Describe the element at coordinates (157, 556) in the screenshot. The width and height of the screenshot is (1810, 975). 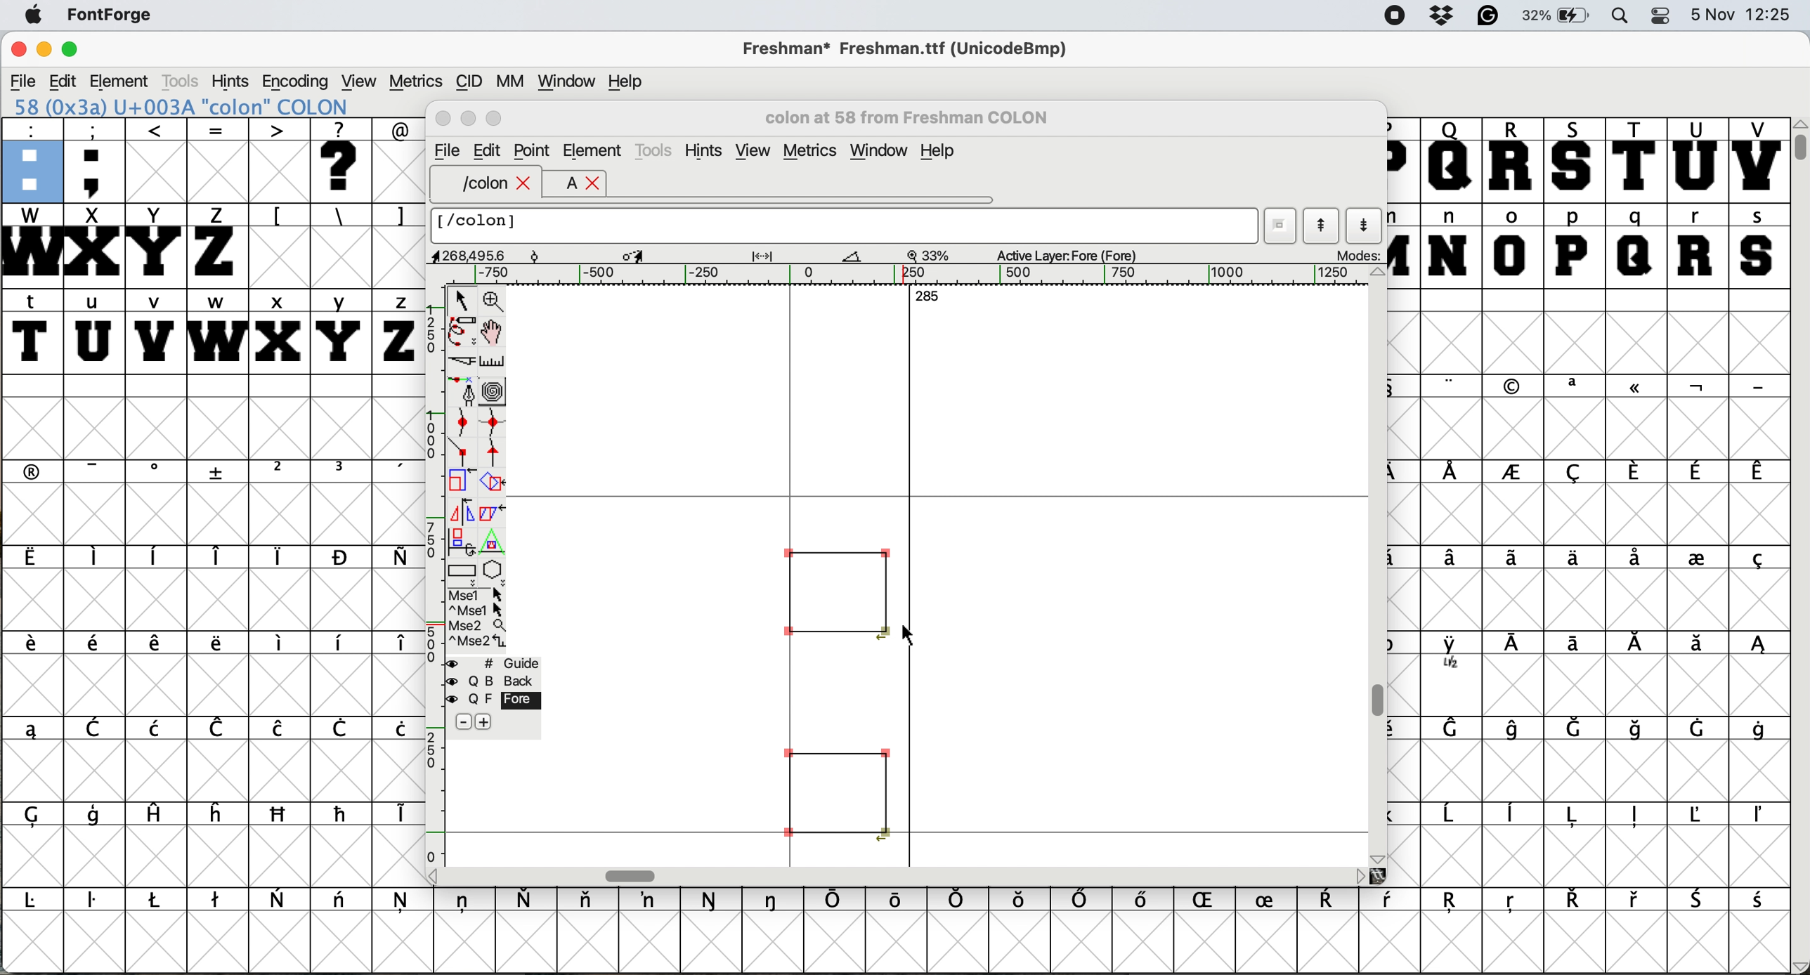
I see `symbol` at that location.